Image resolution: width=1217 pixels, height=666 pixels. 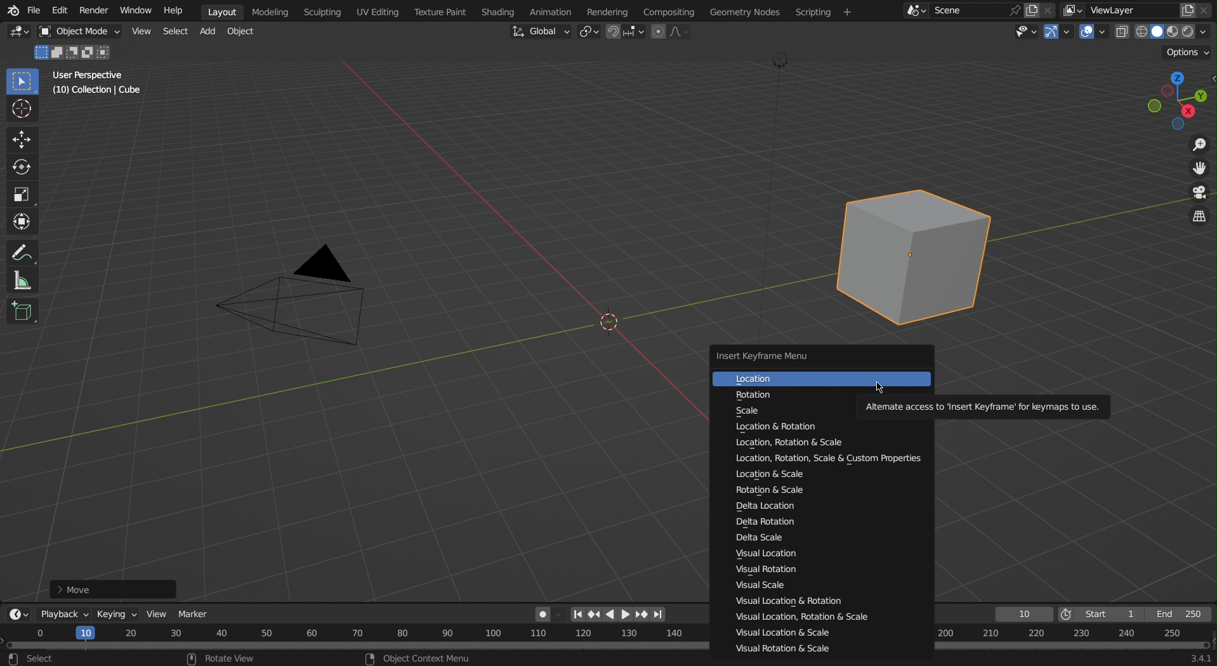 I want to click on Delta Scale, so click(x=769, y=539).